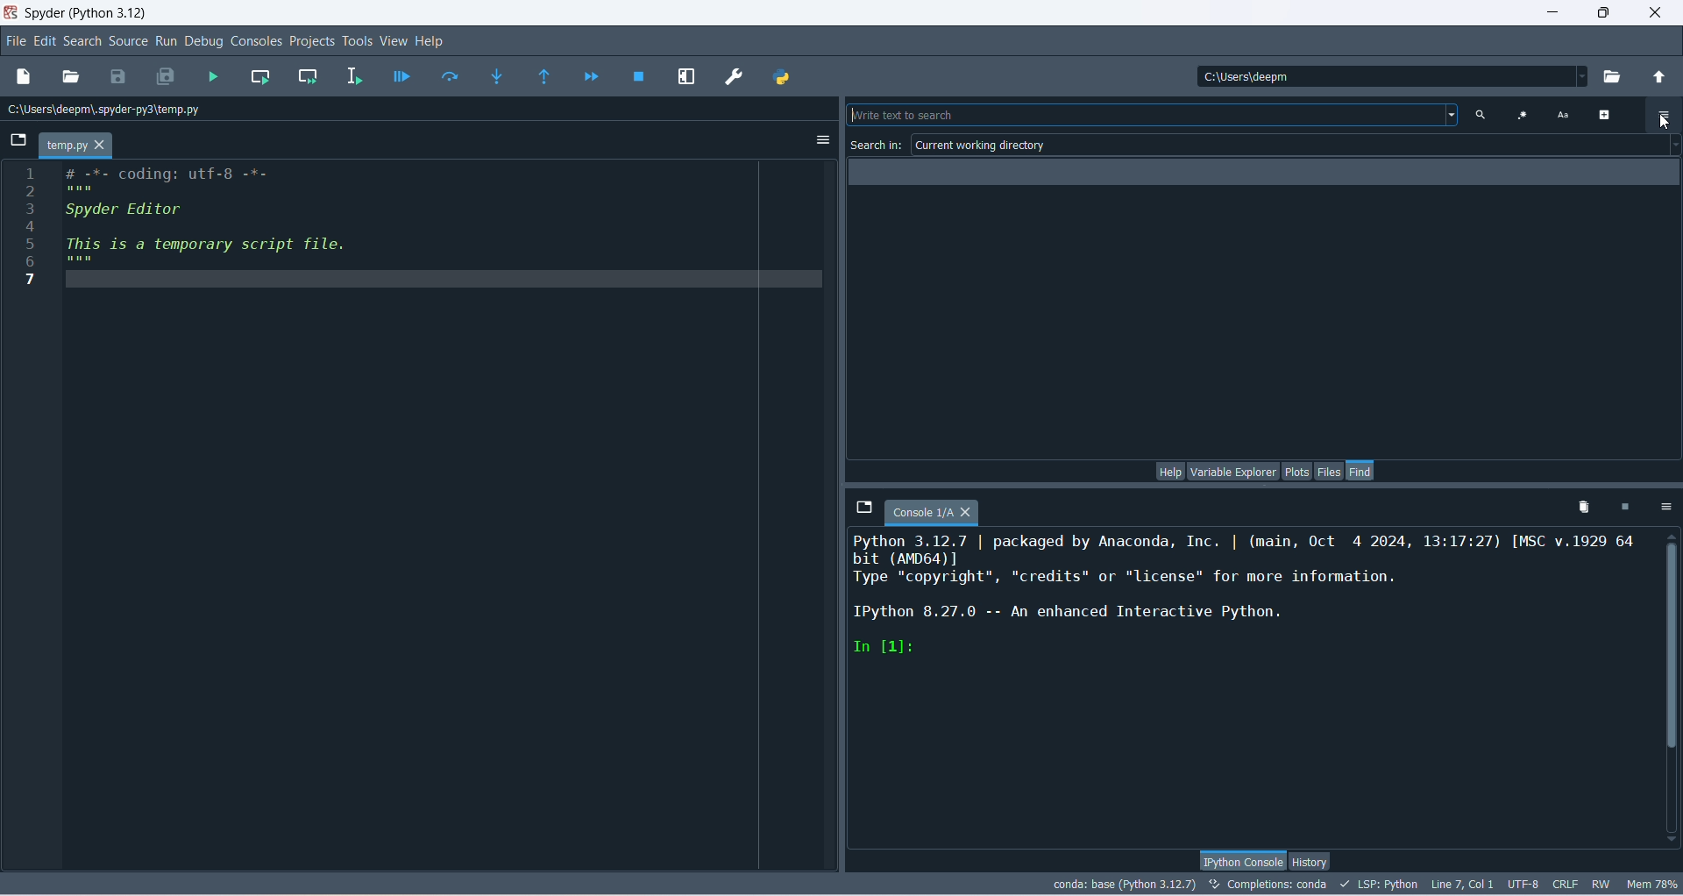 The width and height of the screenshot is (1683, 896). Describe the element at coordinates (86, 11) in the screenshot. I see `title bar` at that location.